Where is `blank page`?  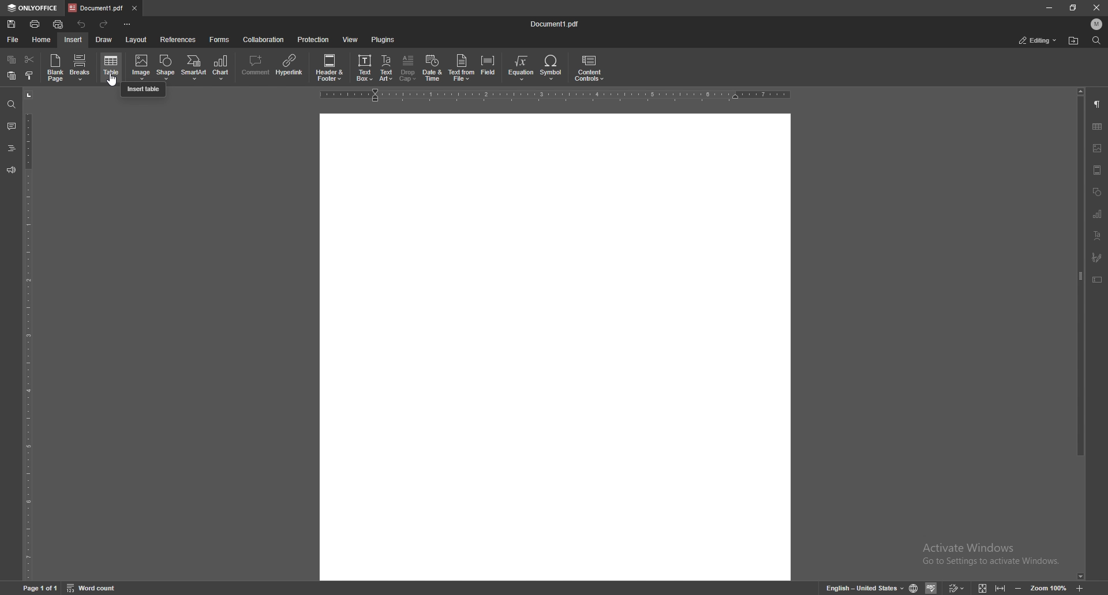 blank page is located at coordinates (55, 69).